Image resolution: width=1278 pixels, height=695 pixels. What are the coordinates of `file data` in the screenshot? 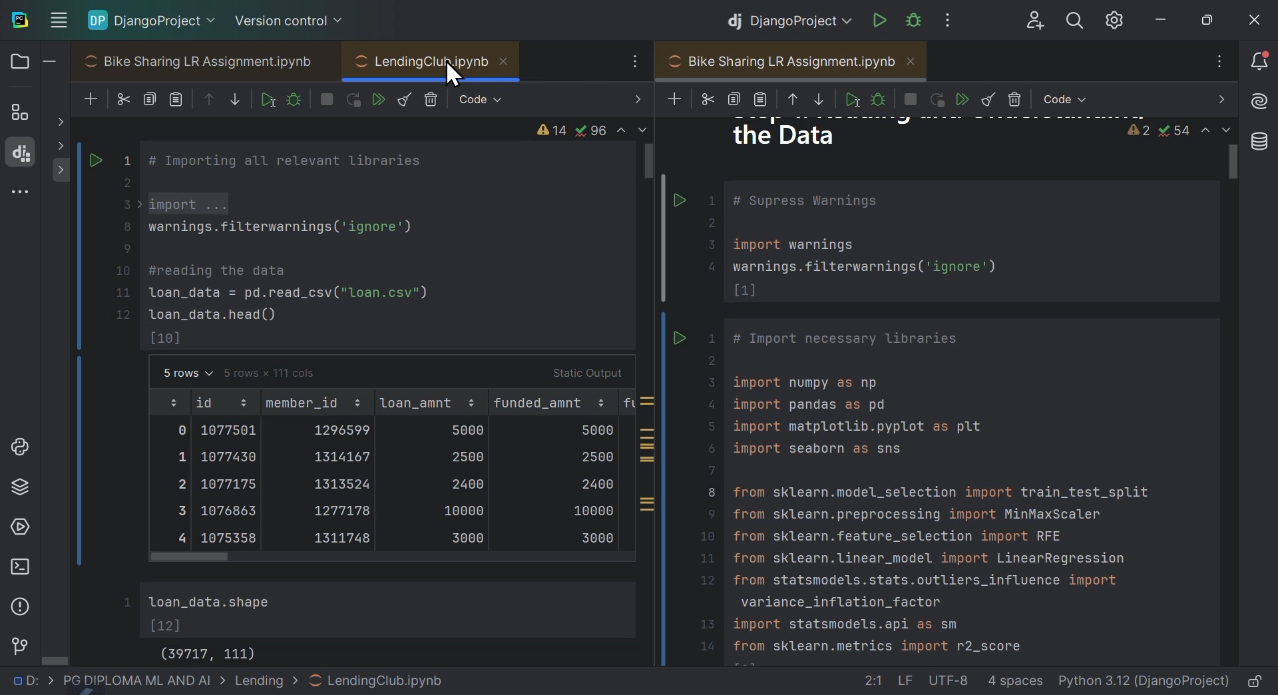 It's located at (956, 681).